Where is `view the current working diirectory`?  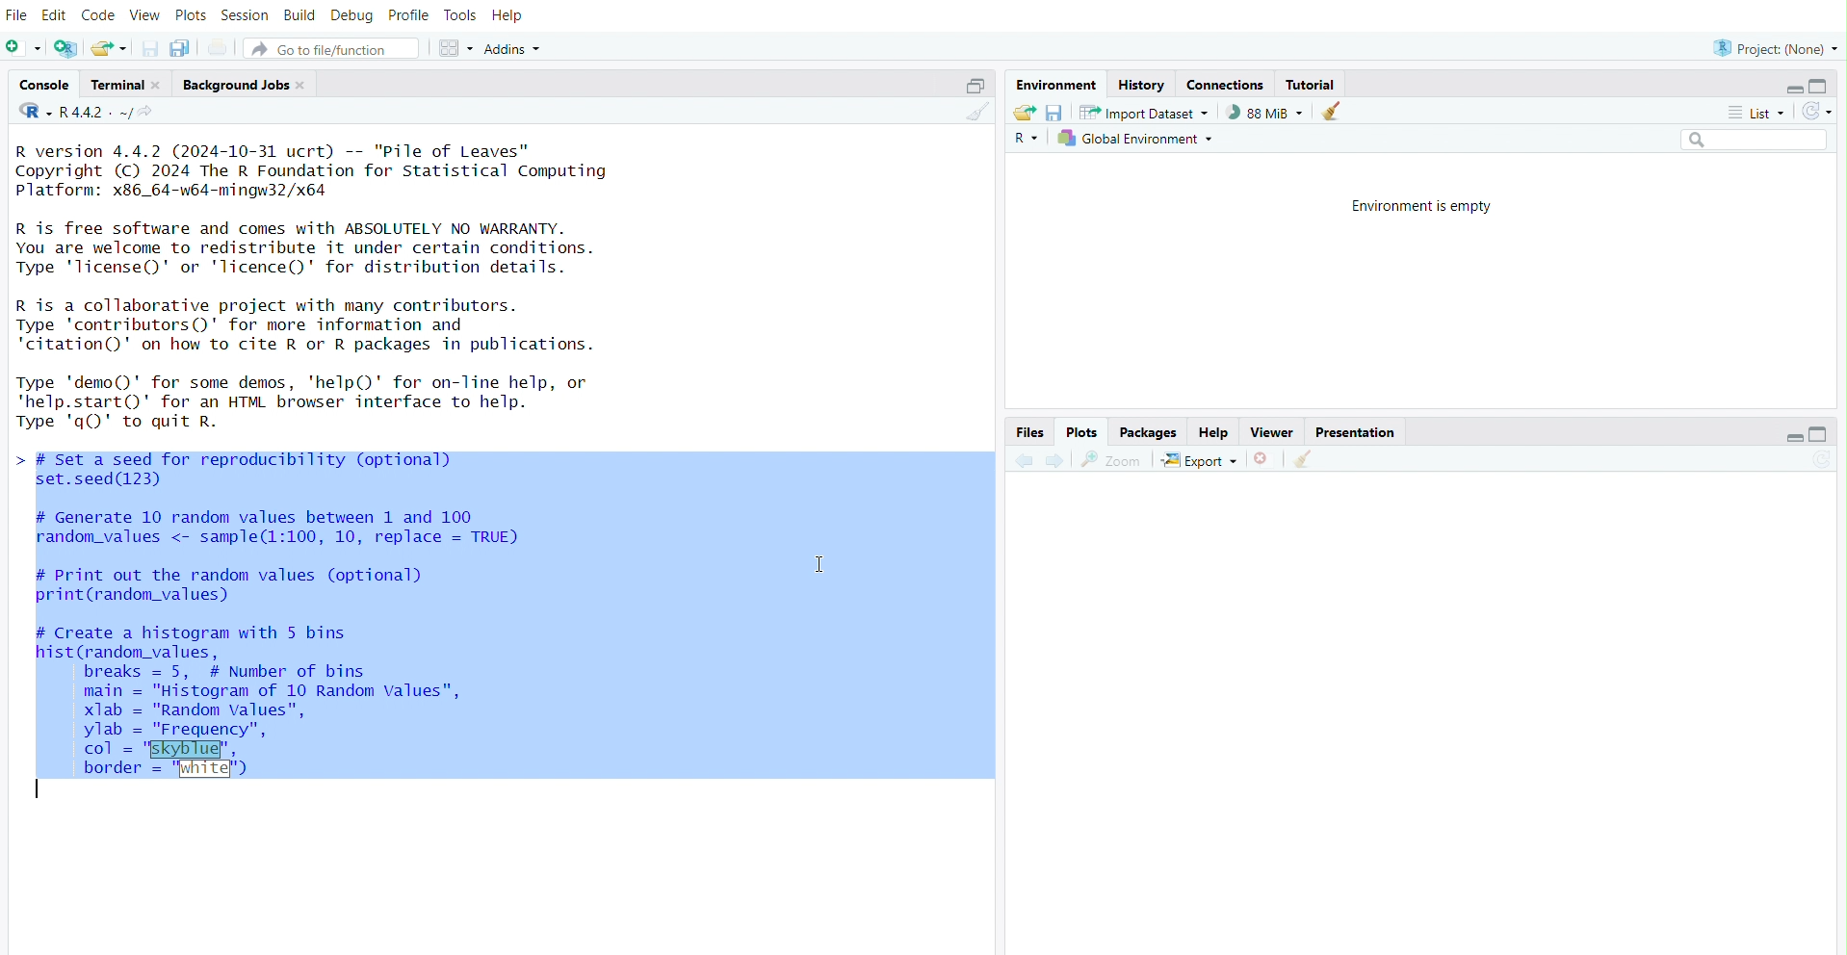 view the current working diirectory is located at coordinates (151, 114).